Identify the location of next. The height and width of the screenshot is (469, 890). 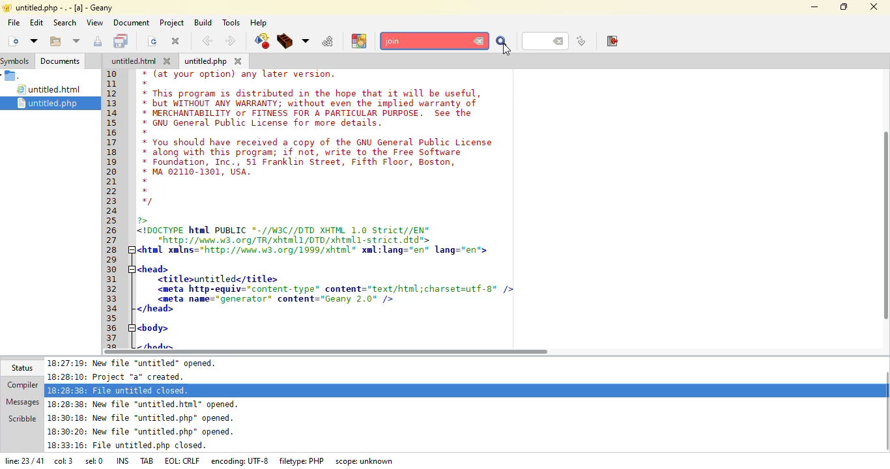
(230, 41).